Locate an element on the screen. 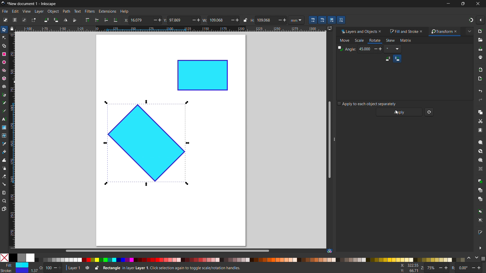 The image size is (486, 273). help is located at coordinates (124, 12).